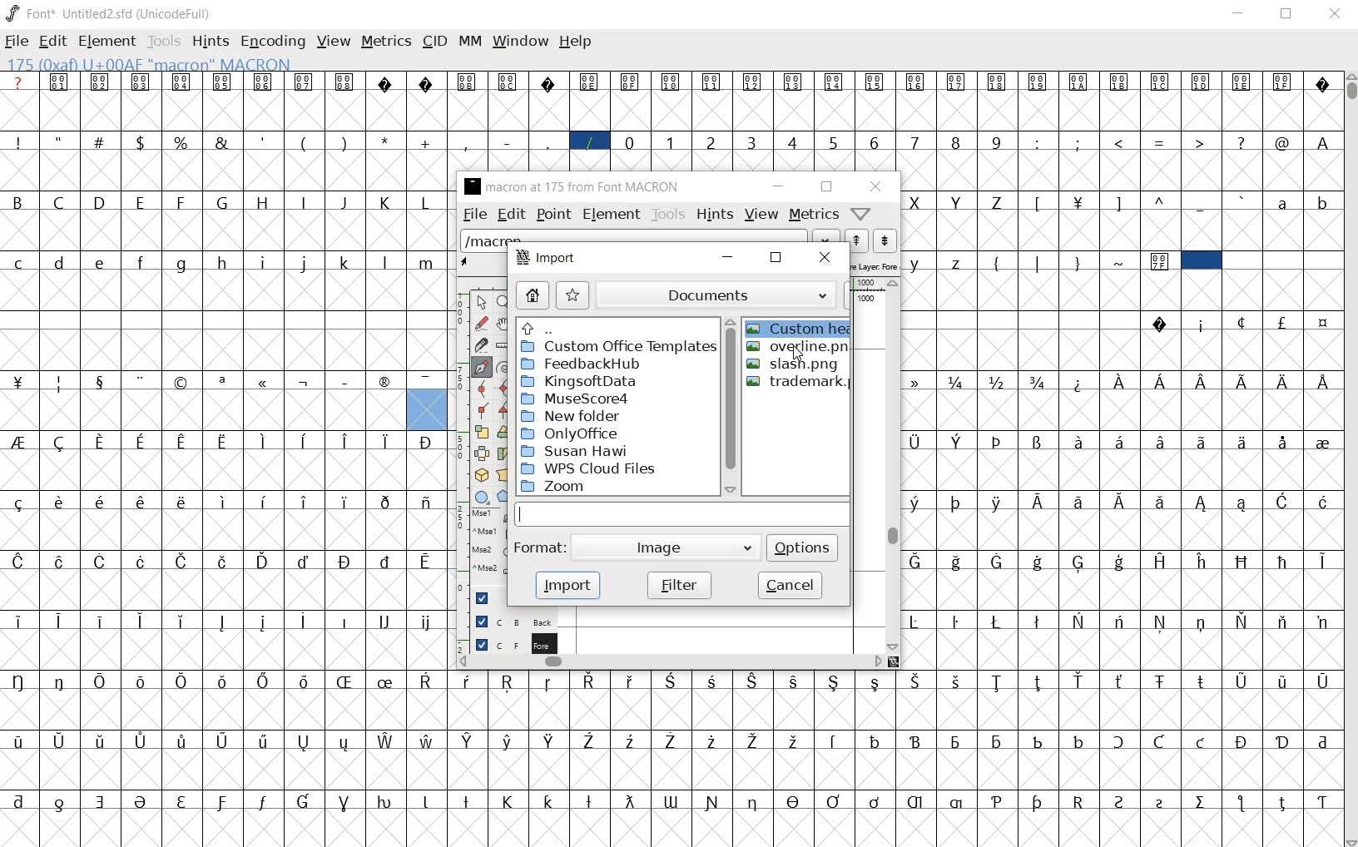 Image resolution: width=1358 pixels, height=847 pixels. Describe the element at coordinates (347, 501) in the screenshot. I see `Symbol` at that location.